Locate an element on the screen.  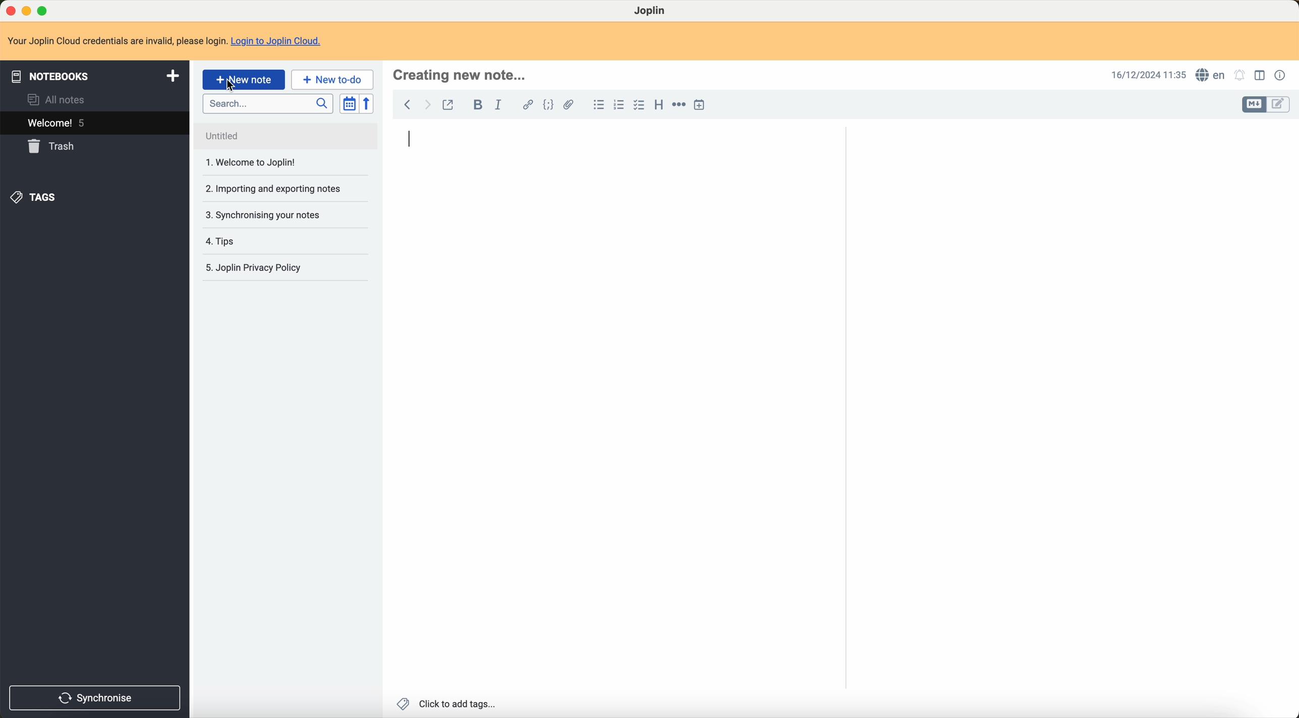
code is located at coordinates (546, 104).